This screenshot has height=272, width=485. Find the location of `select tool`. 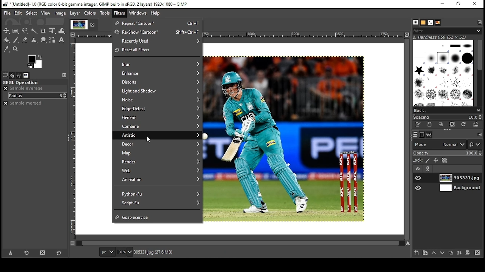

select tool is located at coordinates (6, 31).